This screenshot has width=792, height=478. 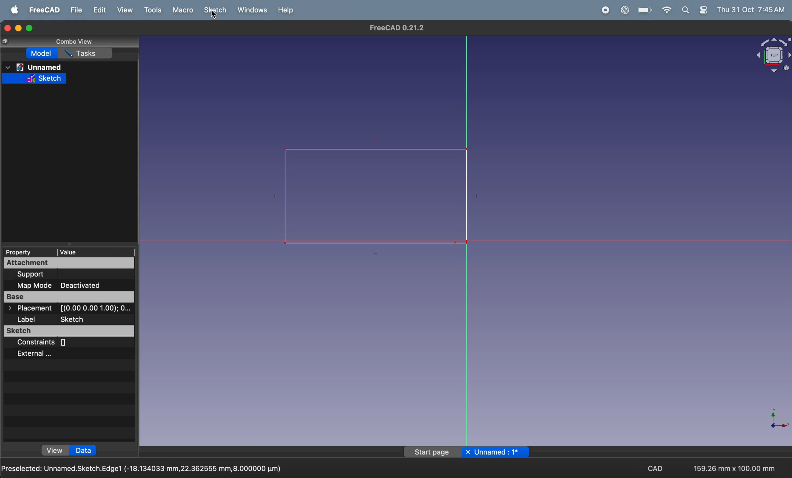 What do you see at coordinates (70, 319) in the screenshot?
I see `label` at bounding box center [70, 319].